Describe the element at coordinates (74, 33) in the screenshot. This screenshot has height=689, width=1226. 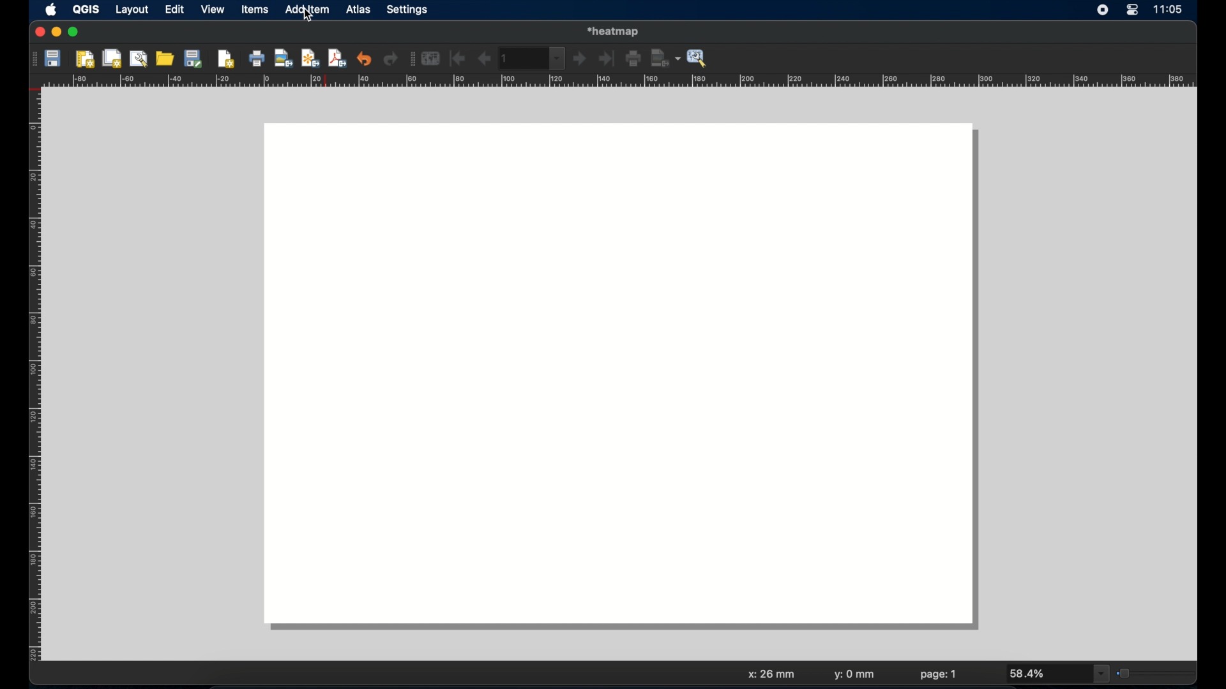
I see `maximize` at that location.